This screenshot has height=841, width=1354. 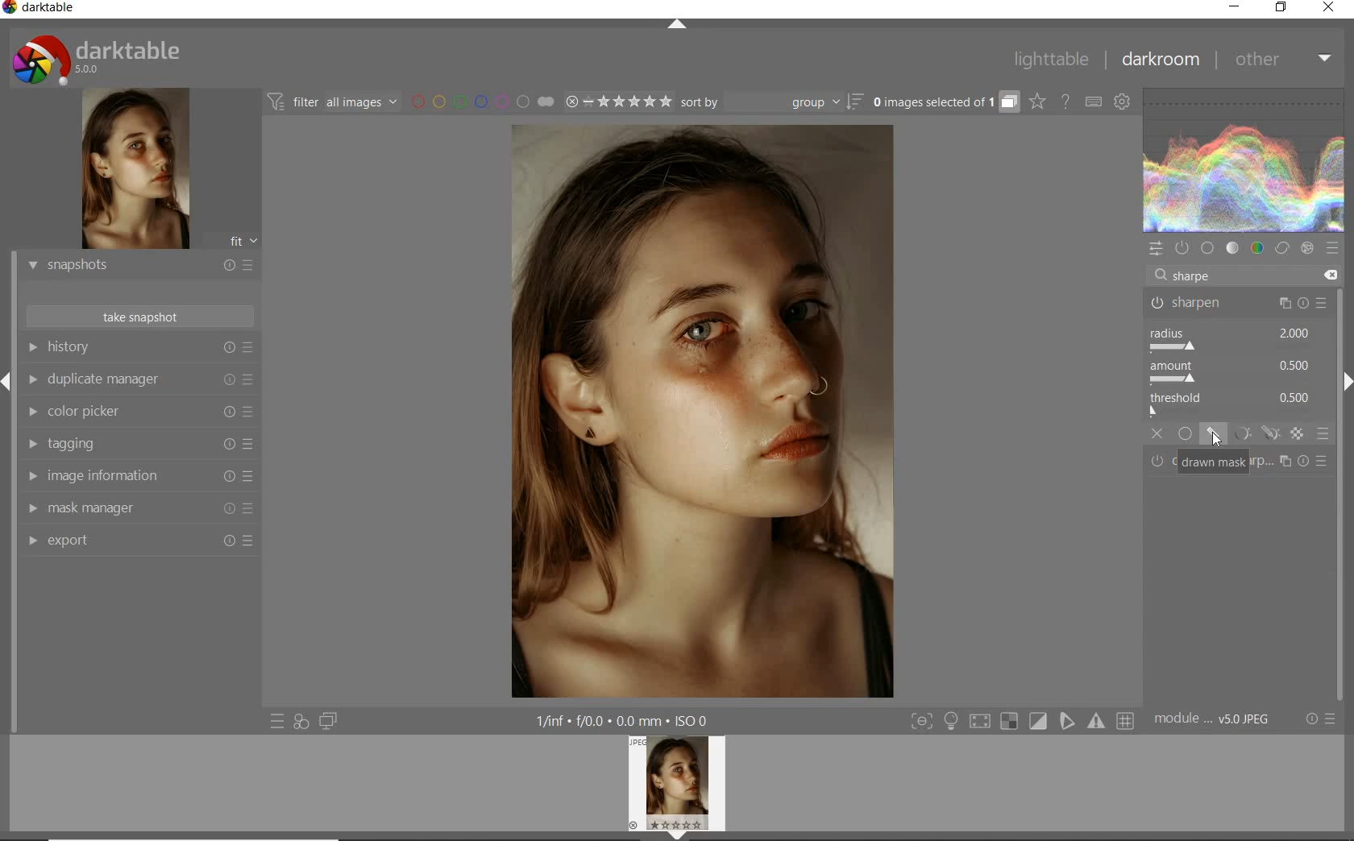 What do you see at coordinates (617, 103) in the screenshot?
I see `range rating of selected images` at bounding box center [617, 103].